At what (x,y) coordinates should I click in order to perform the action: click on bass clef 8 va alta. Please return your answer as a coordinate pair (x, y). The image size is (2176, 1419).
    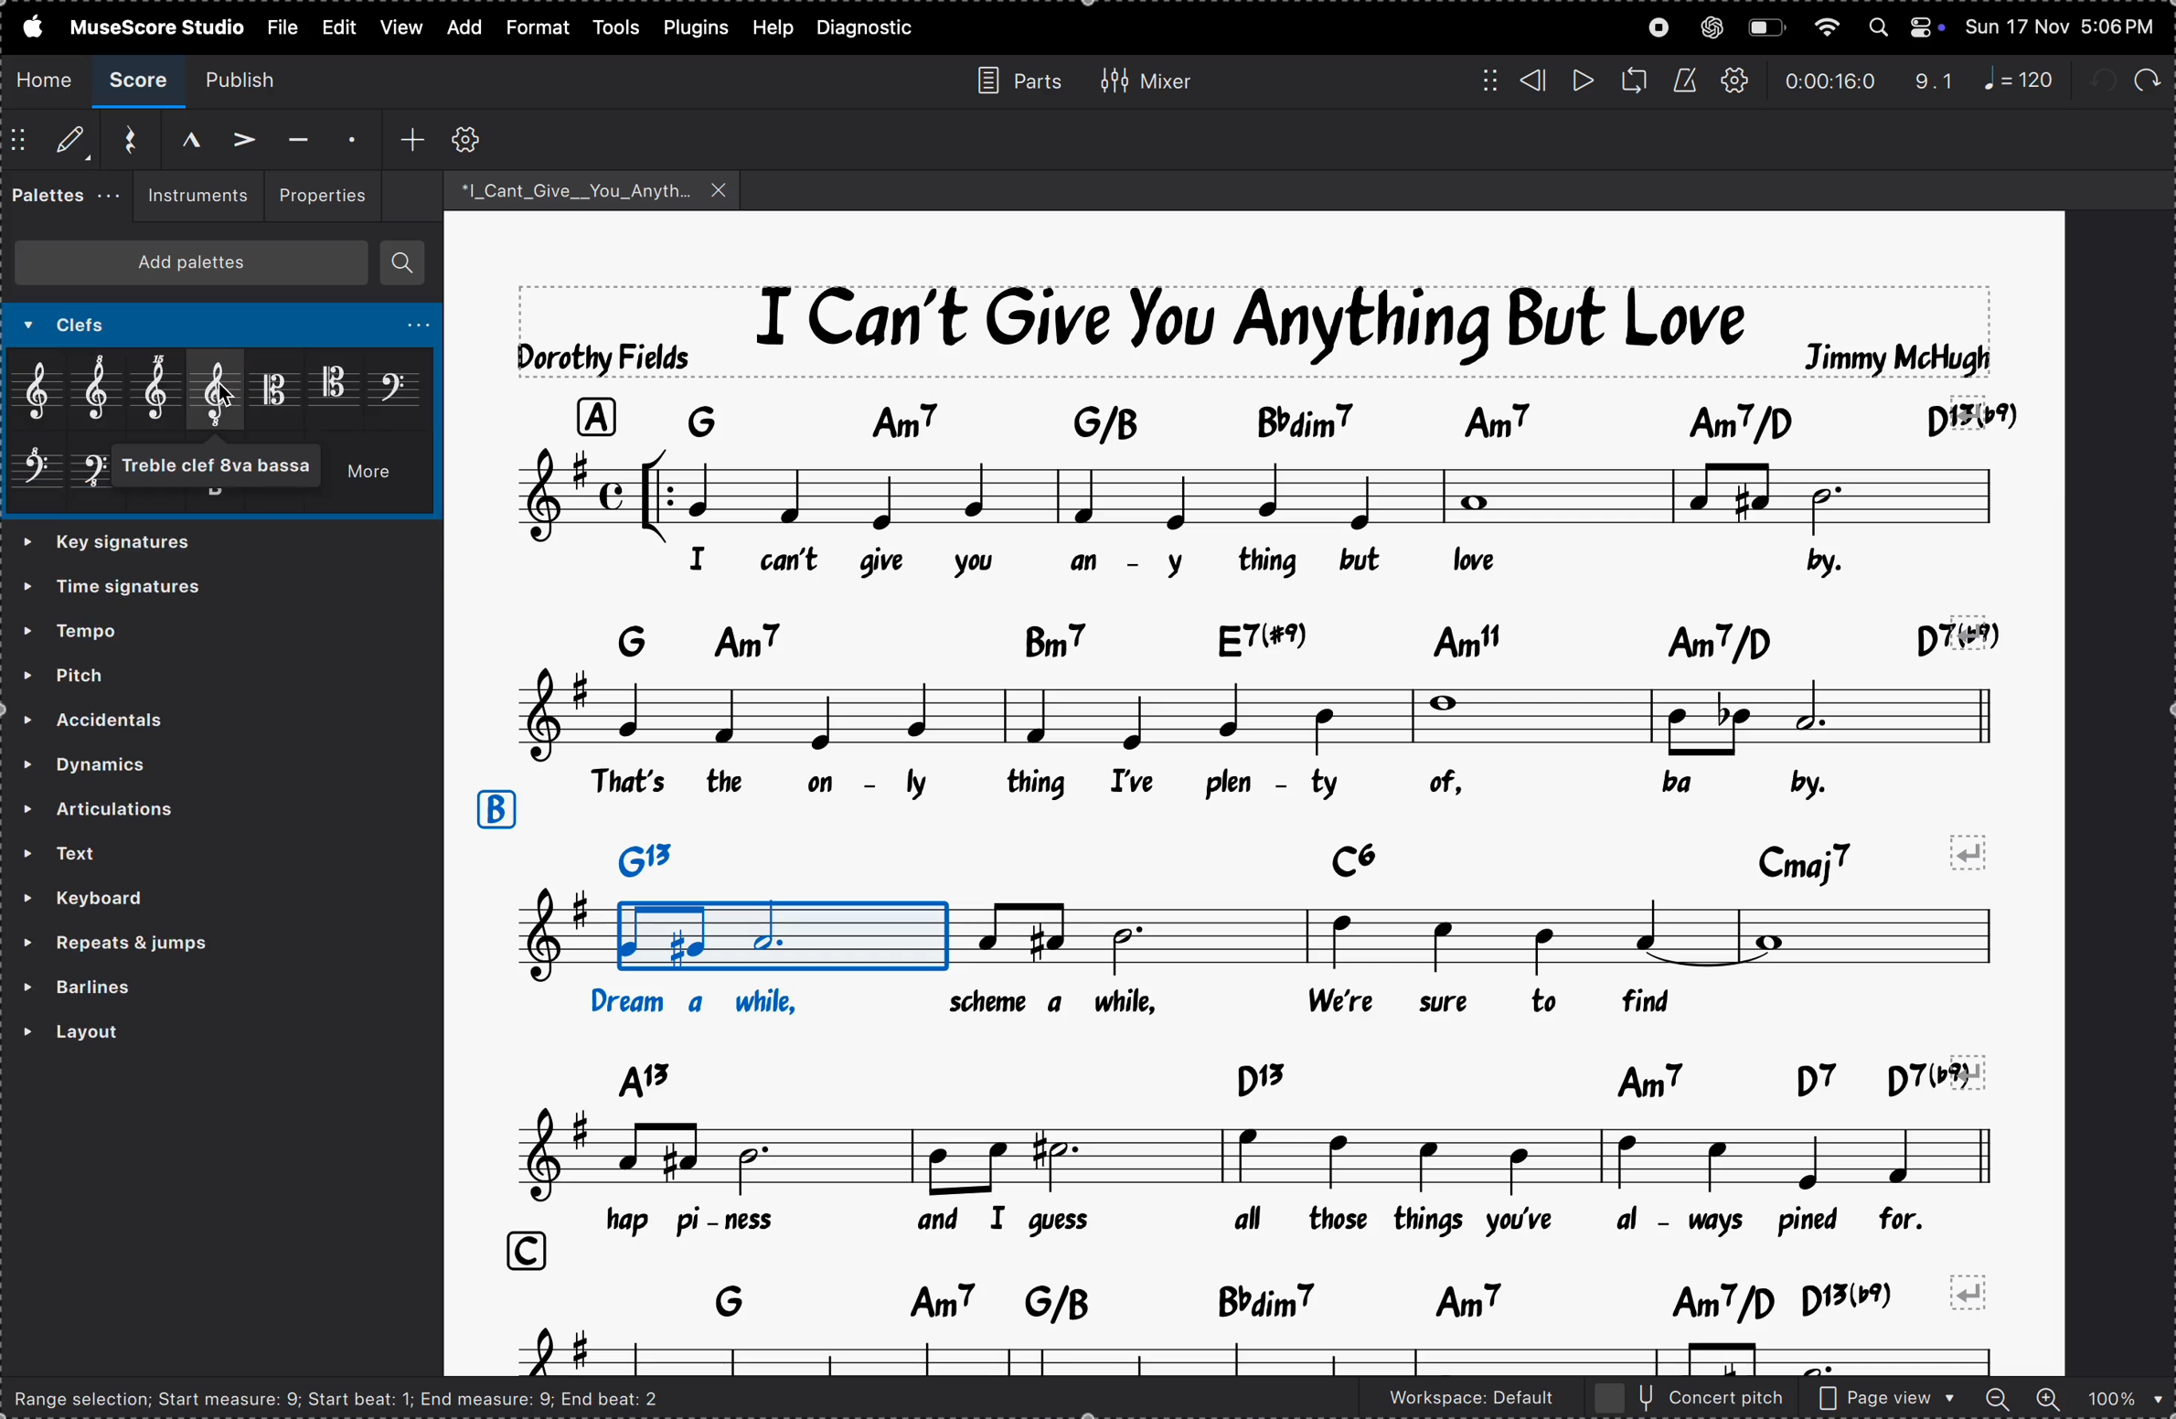
    Looking at the image, I should click on (37, 476).